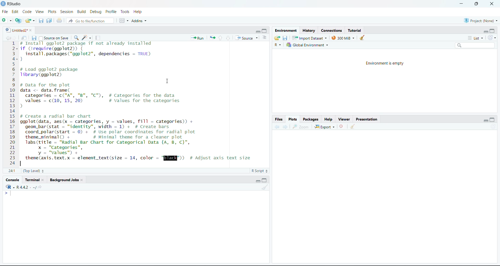 This screenshot has width=500, height=266. Describe the element at coordinates (302, 126) in the screenshot. I see `zoom` at that location.